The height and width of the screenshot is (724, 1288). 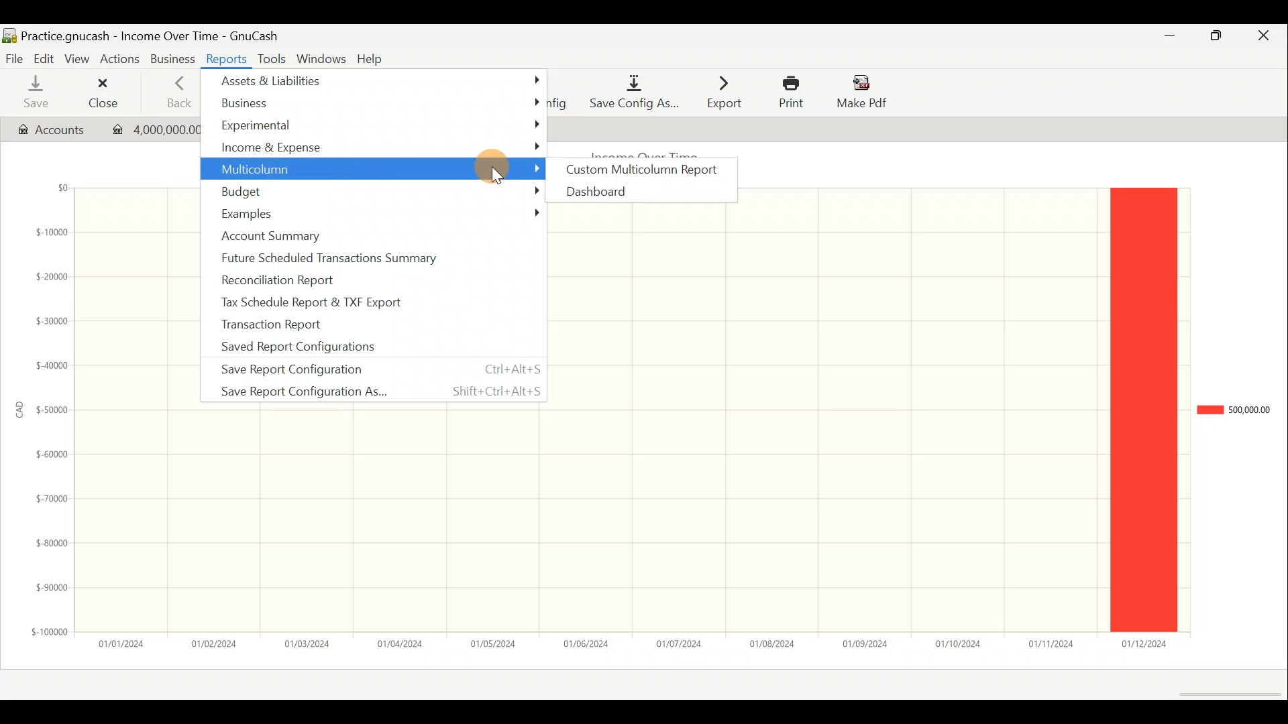 I want to click on Transaction, so click(x=154, y=128).